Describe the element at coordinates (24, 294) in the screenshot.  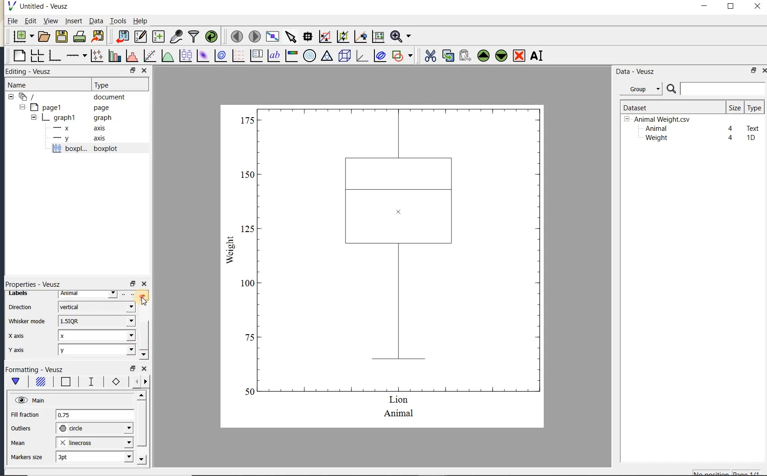
I see `labels` at that location.